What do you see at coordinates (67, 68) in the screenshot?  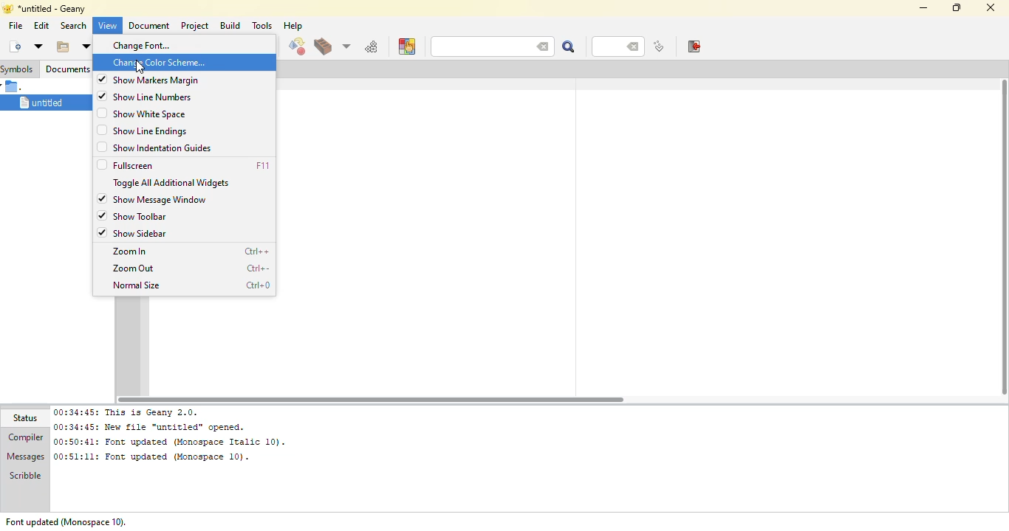 I see `documents` at bounding box center [67, 68].